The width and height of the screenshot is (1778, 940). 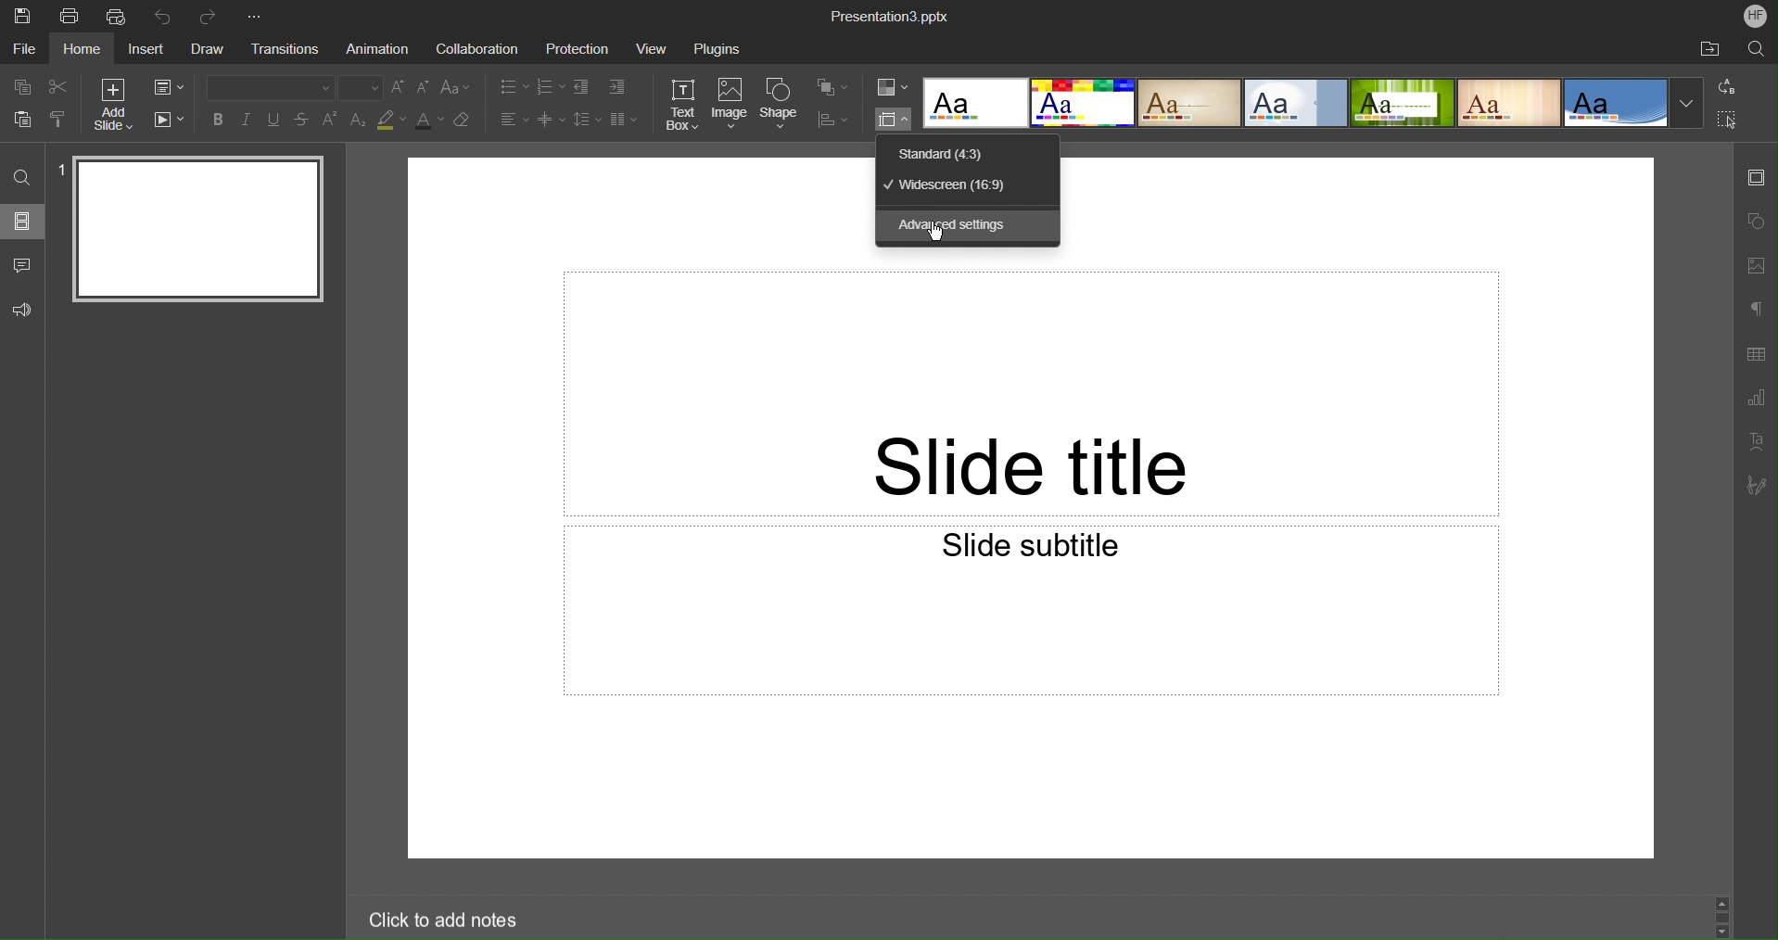 I want to click on Draw, so click(x=208, y=50).